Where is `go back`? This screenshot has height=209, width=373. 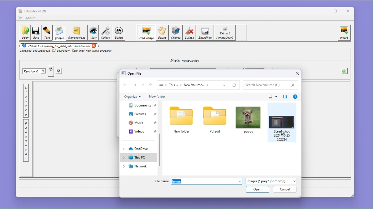 go back is located at coordinates (126, 85).